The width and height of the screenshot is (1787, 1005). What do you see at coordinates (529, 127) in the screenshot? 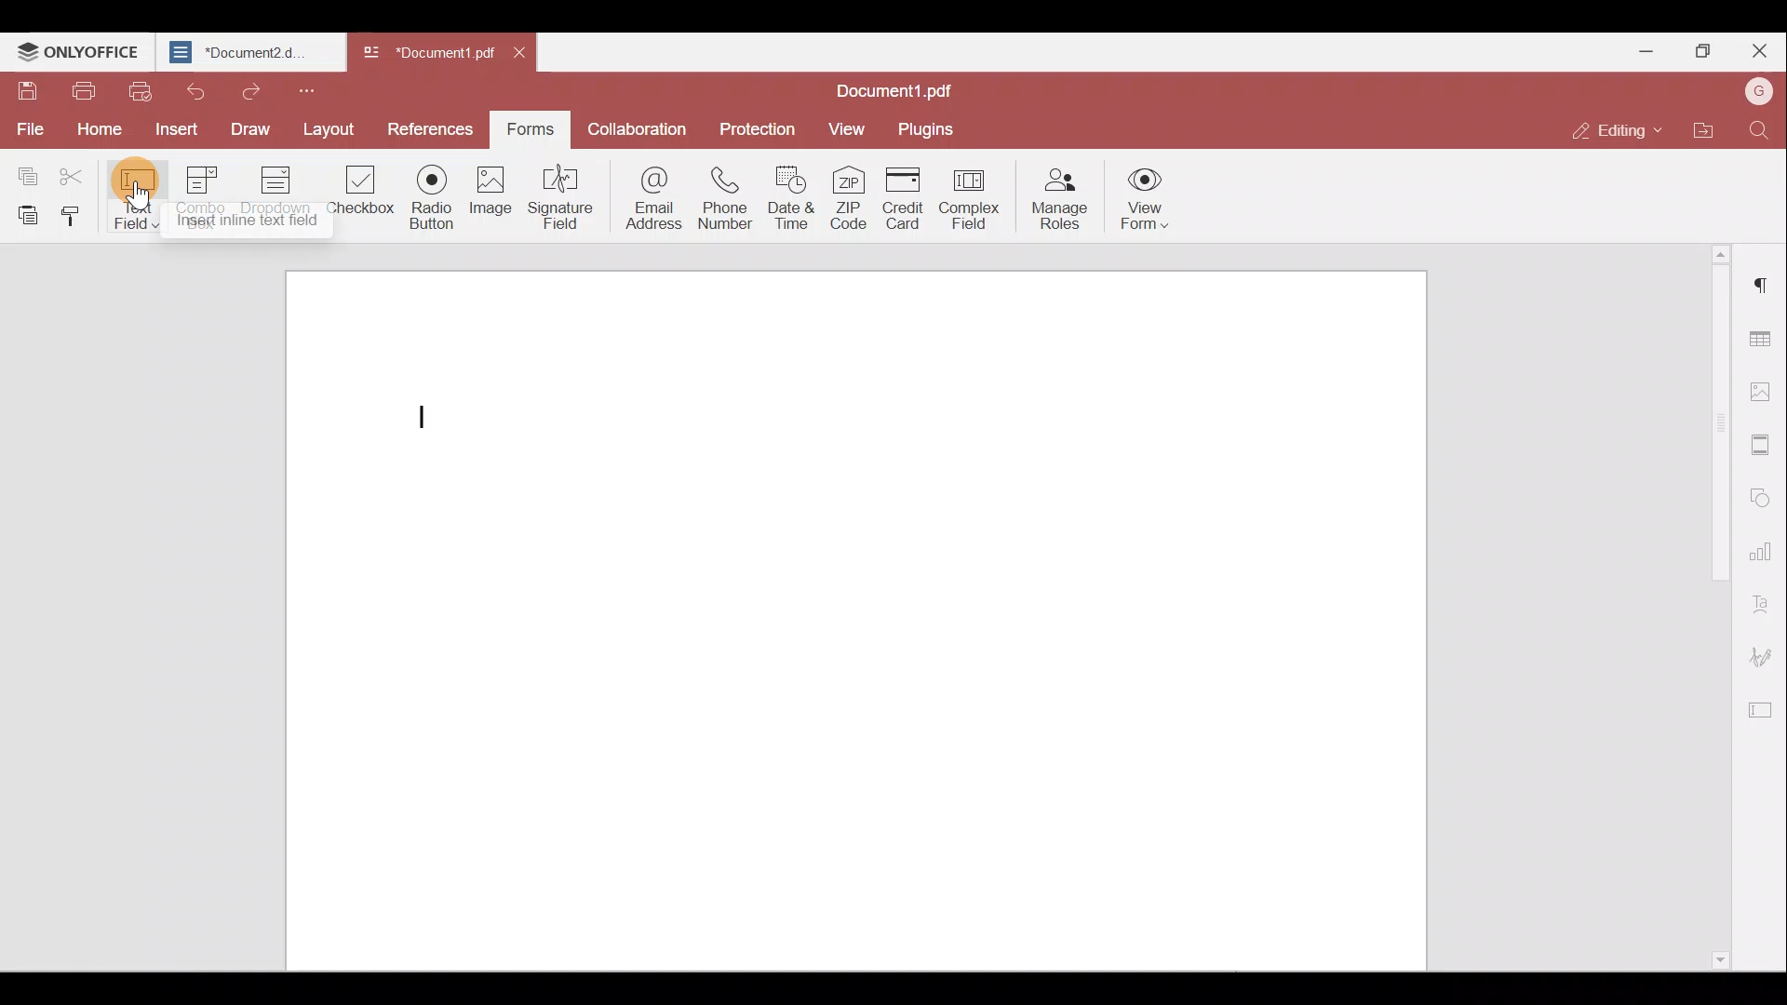
I see `Form` at bounding box center [529, 127].